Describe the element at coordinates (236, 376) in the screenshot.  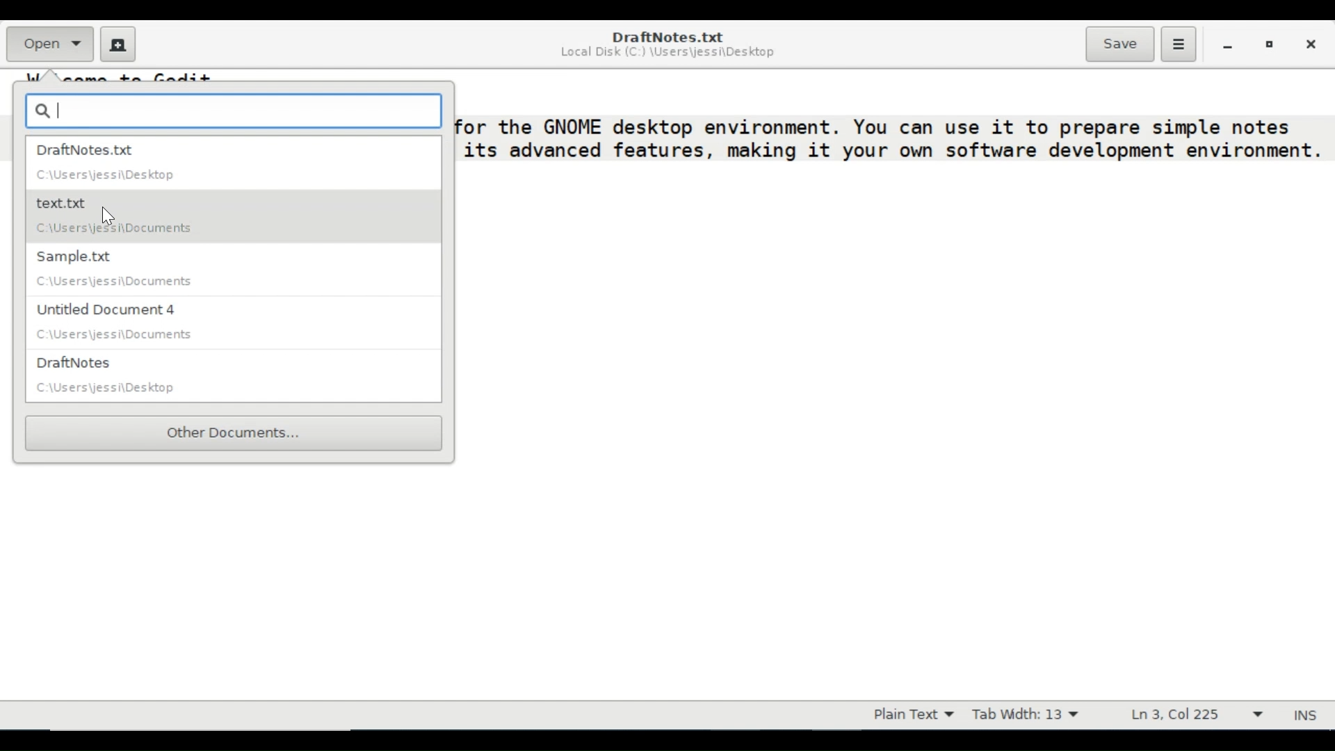
I see `DraftNotes` at that location.